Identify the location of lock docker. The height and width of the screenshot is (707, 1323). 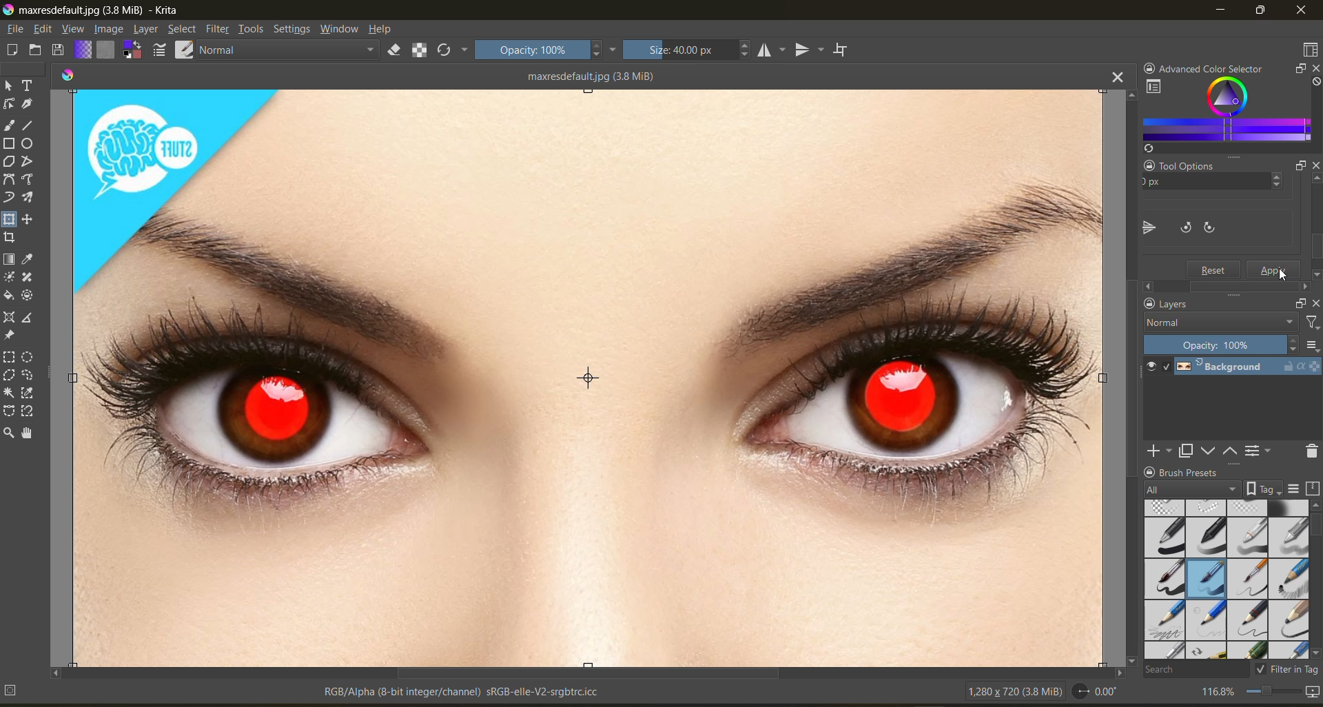
(1150, 472).